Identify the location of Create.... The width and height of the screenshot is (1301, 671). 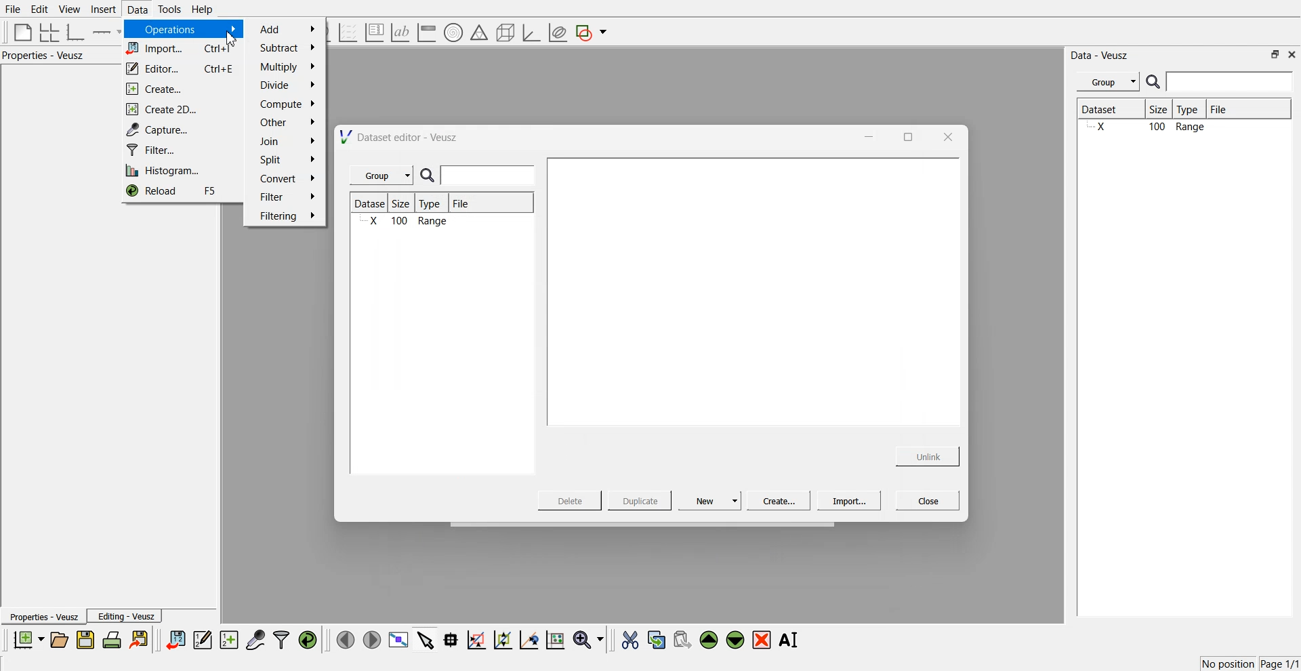
(178, 89).